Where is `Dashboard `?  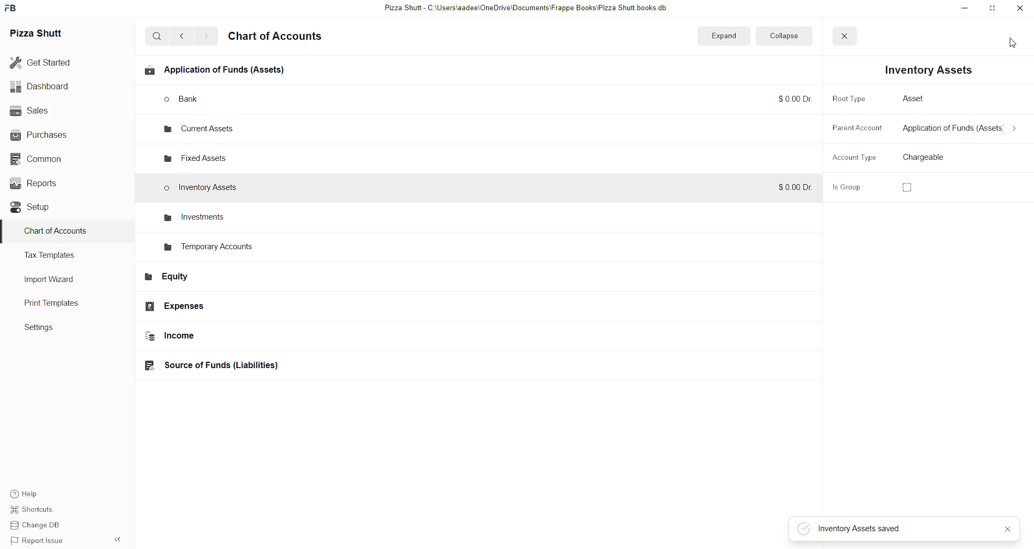 Dashboard  is located at coordinates (47, 87).